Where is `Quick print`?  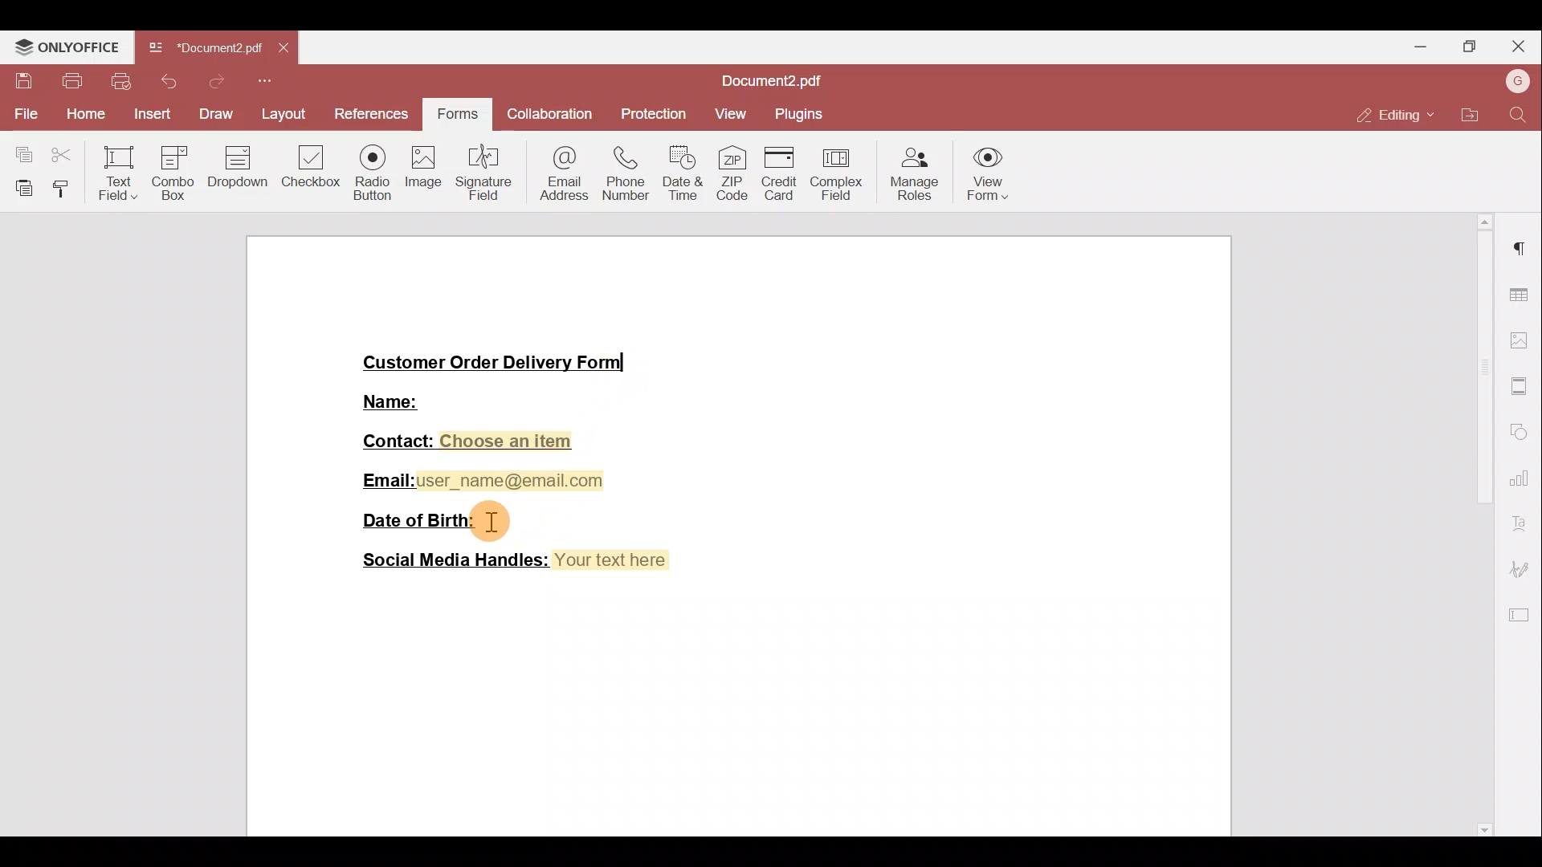
Quick print is located at coordinates (120, 80).